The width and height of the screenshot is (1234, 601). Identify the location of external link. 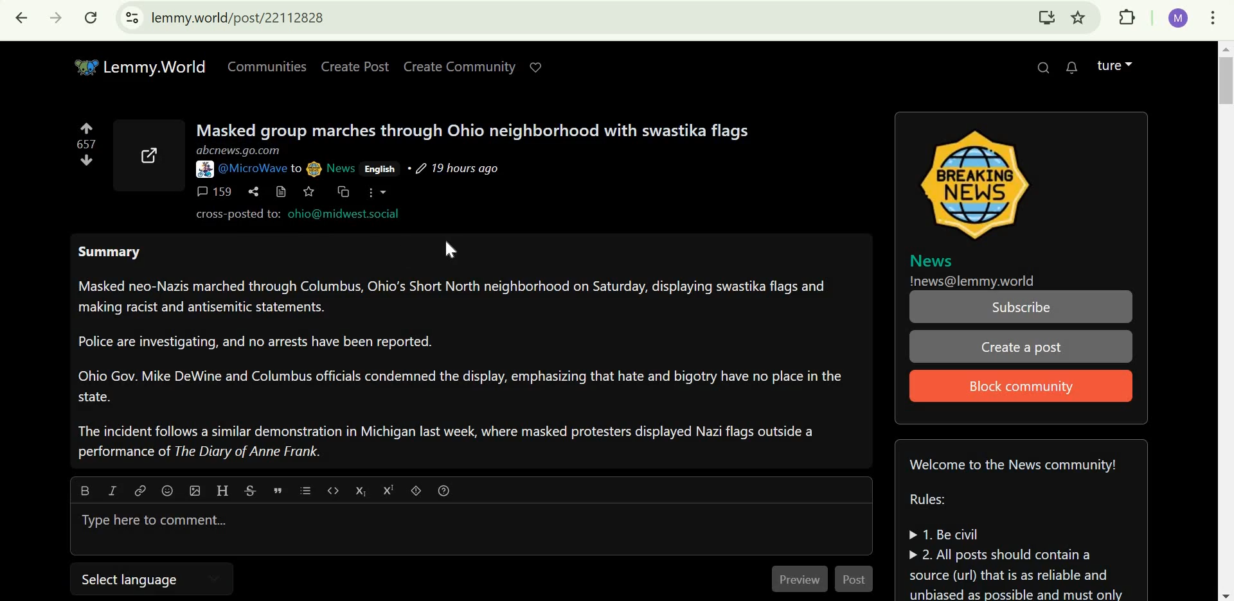
(151, 154).